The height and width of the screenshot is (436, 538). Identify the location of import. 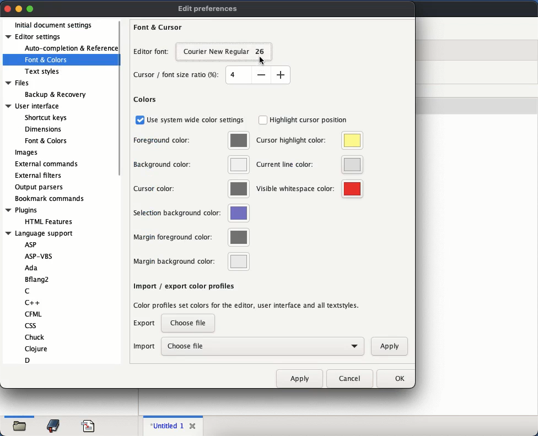
(144, 346).